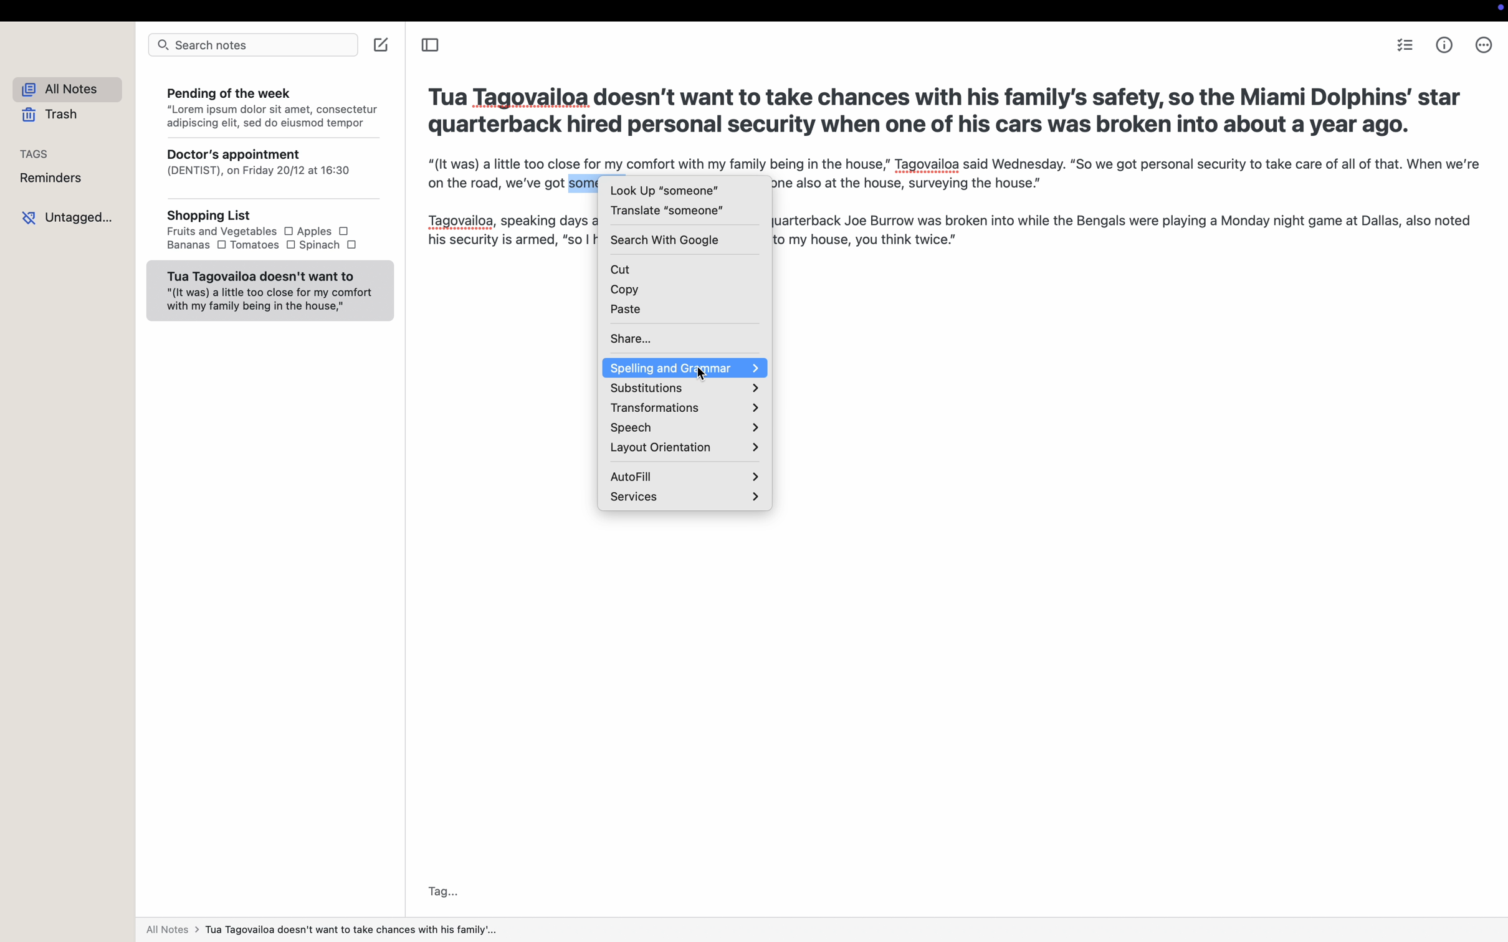 The width and height of the screenshot is (1508, 942). Describe the element at coordinates (684, 497) in the screenshot. I see `services` at that location.